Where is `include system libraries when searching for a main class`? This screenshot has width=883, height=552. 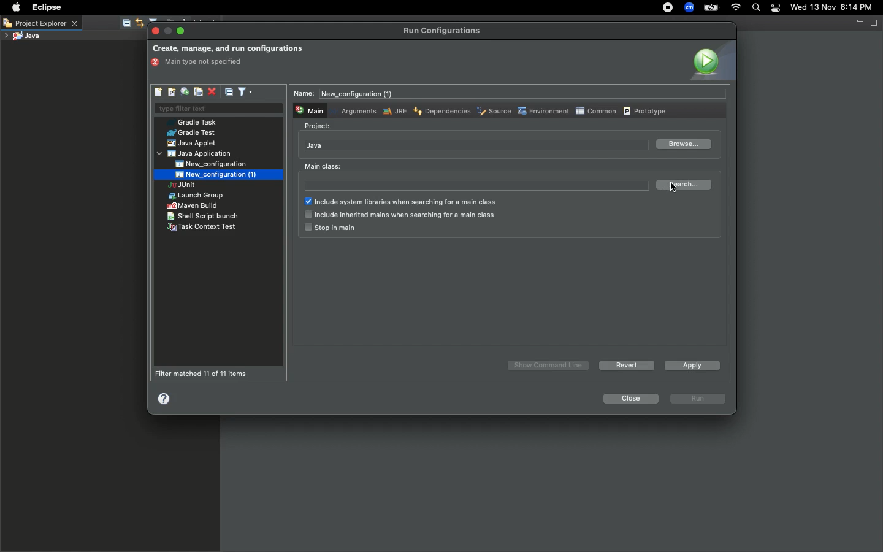 include system libraries when searching for a main class is located at coordinates (405, 202).